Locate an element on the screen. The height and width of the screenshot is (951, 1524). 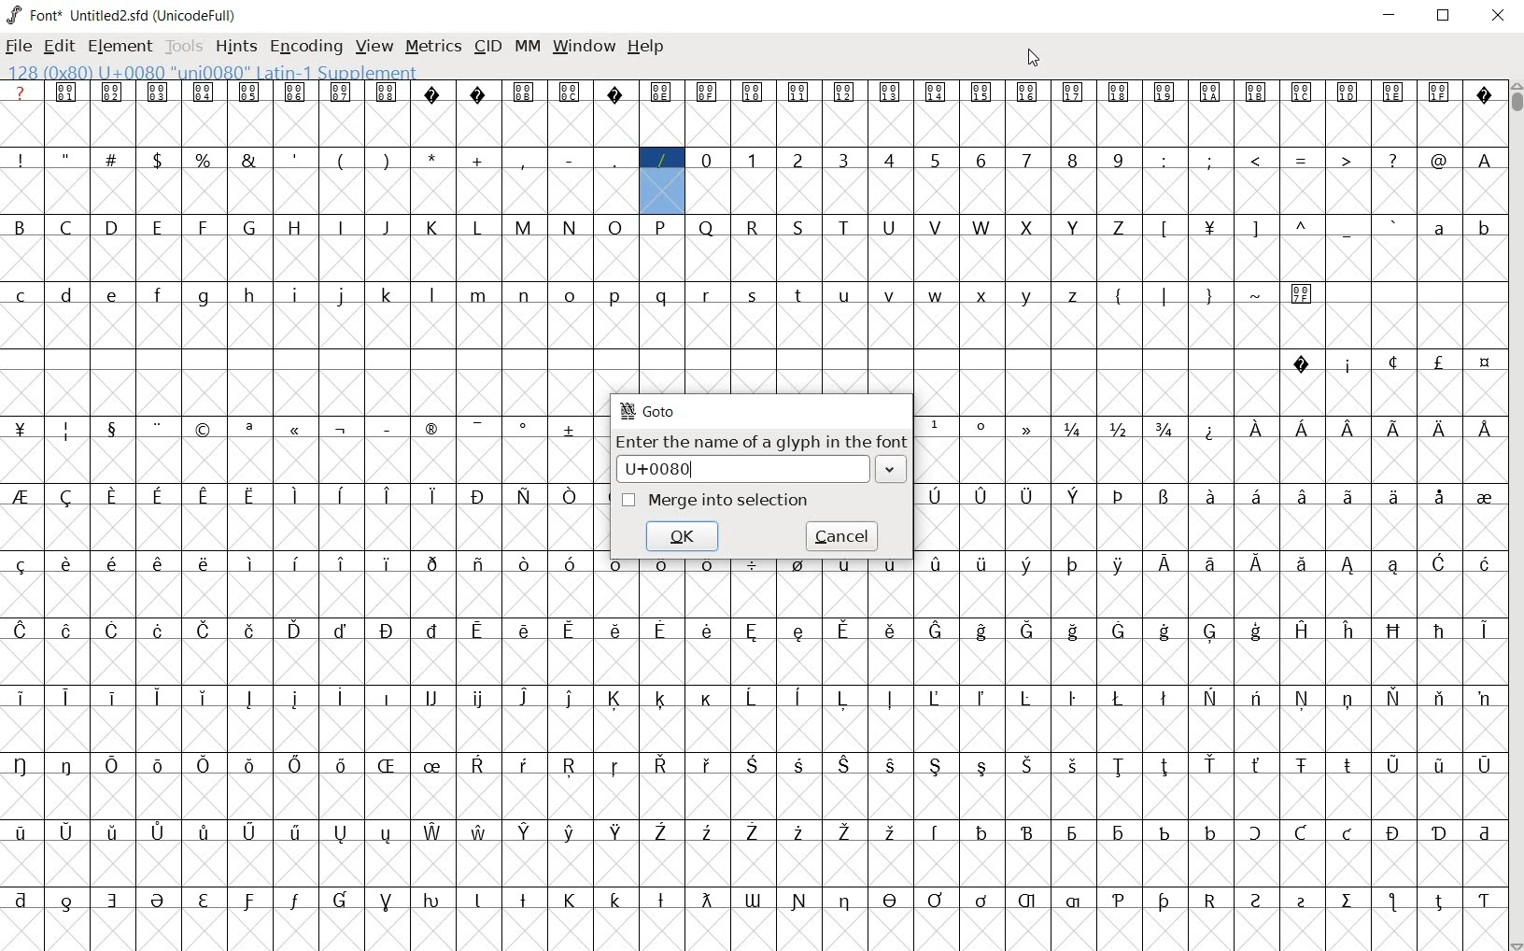
glyph is located at coordinates (388, 295).